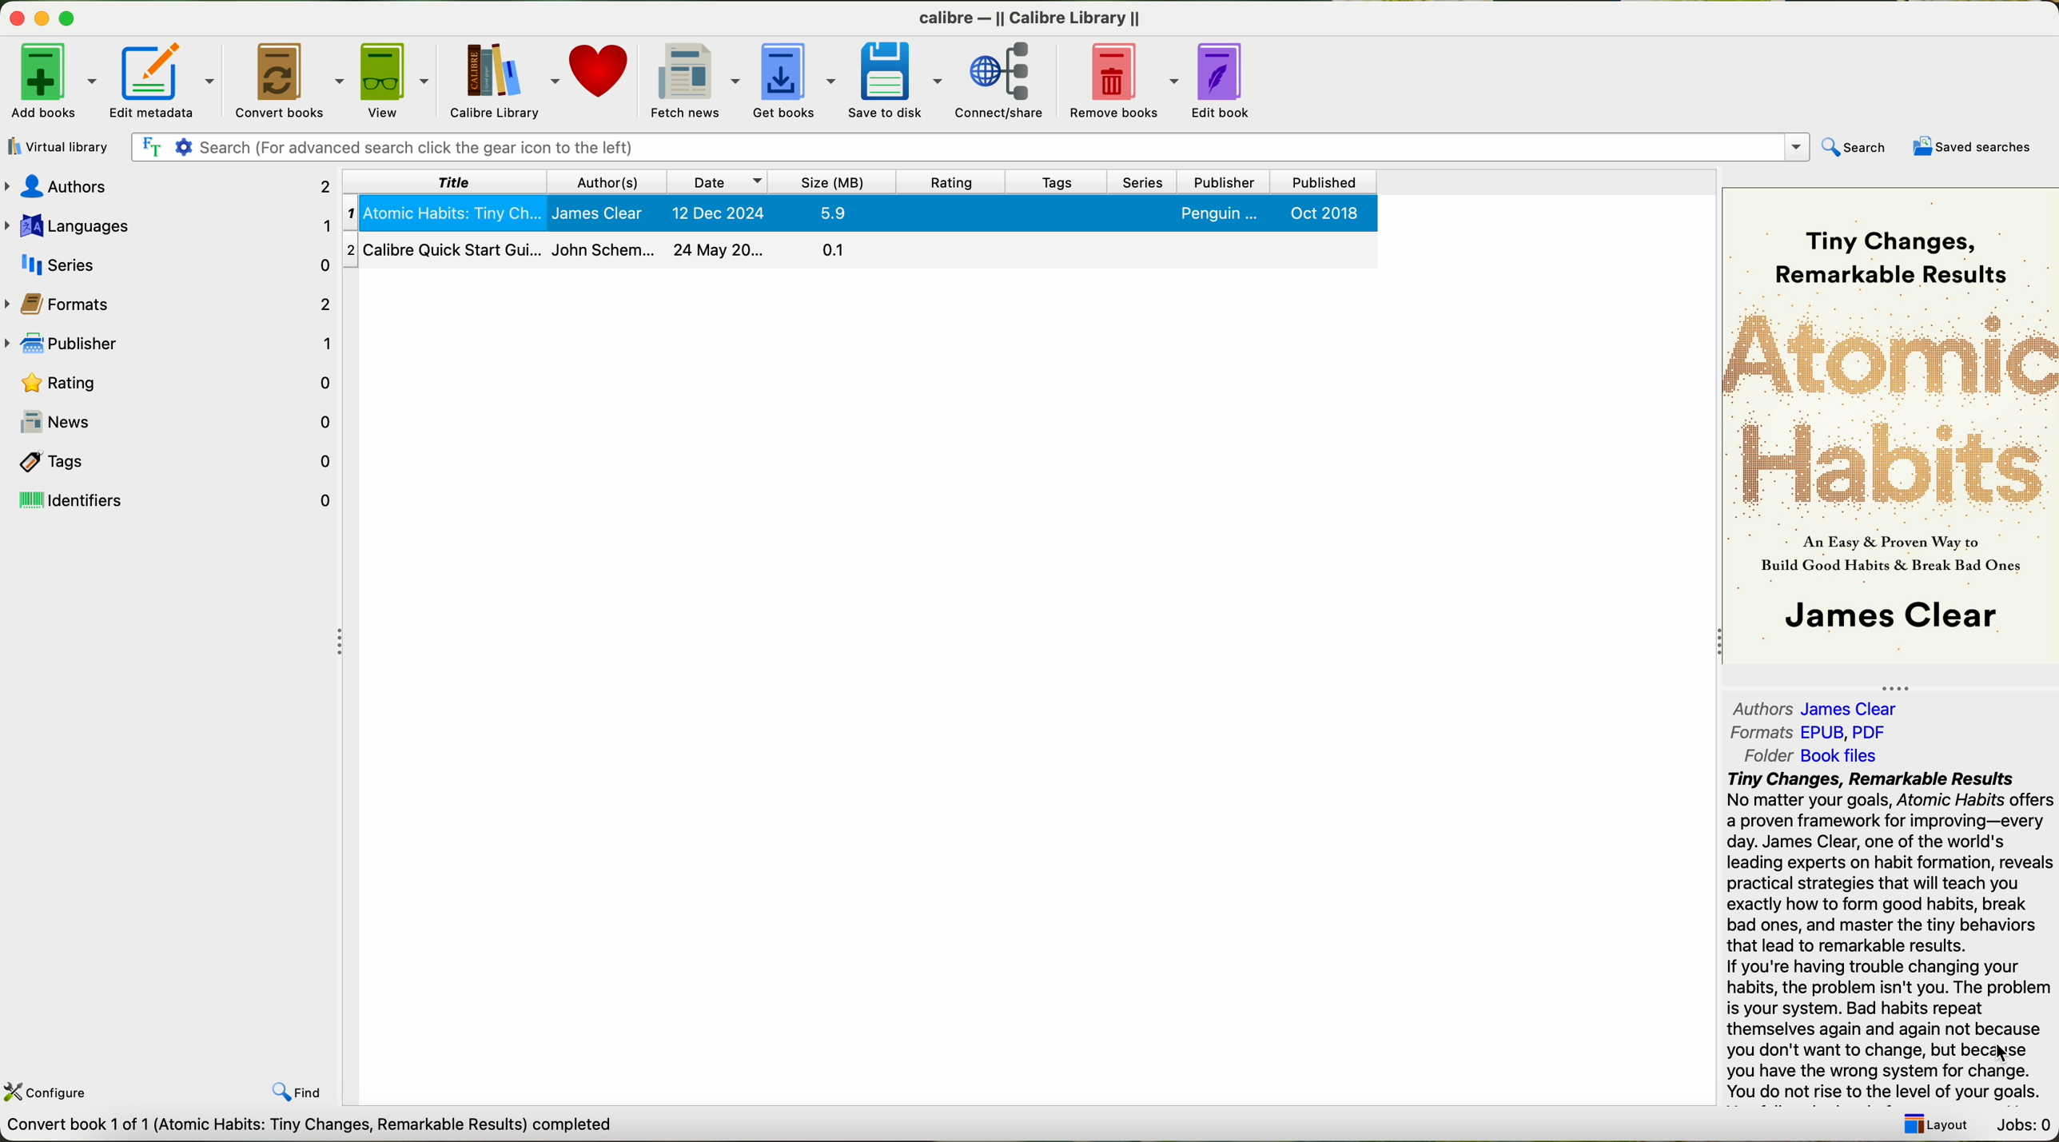 This screenshot has height=1142, width=2059. Describe the element at coordinates (173, 418) in the screenshot. I see `news` at that location.